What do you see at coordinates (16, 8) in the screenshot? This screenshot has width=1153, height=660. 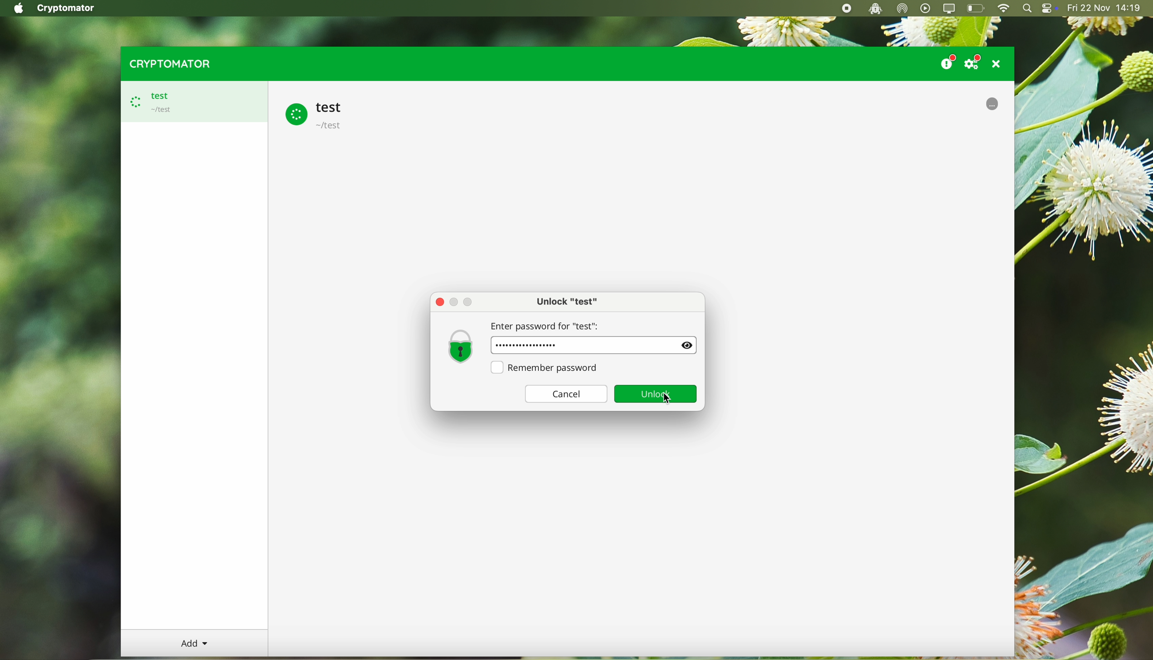 I see `Apple icon` at bounding box center [16, 8].